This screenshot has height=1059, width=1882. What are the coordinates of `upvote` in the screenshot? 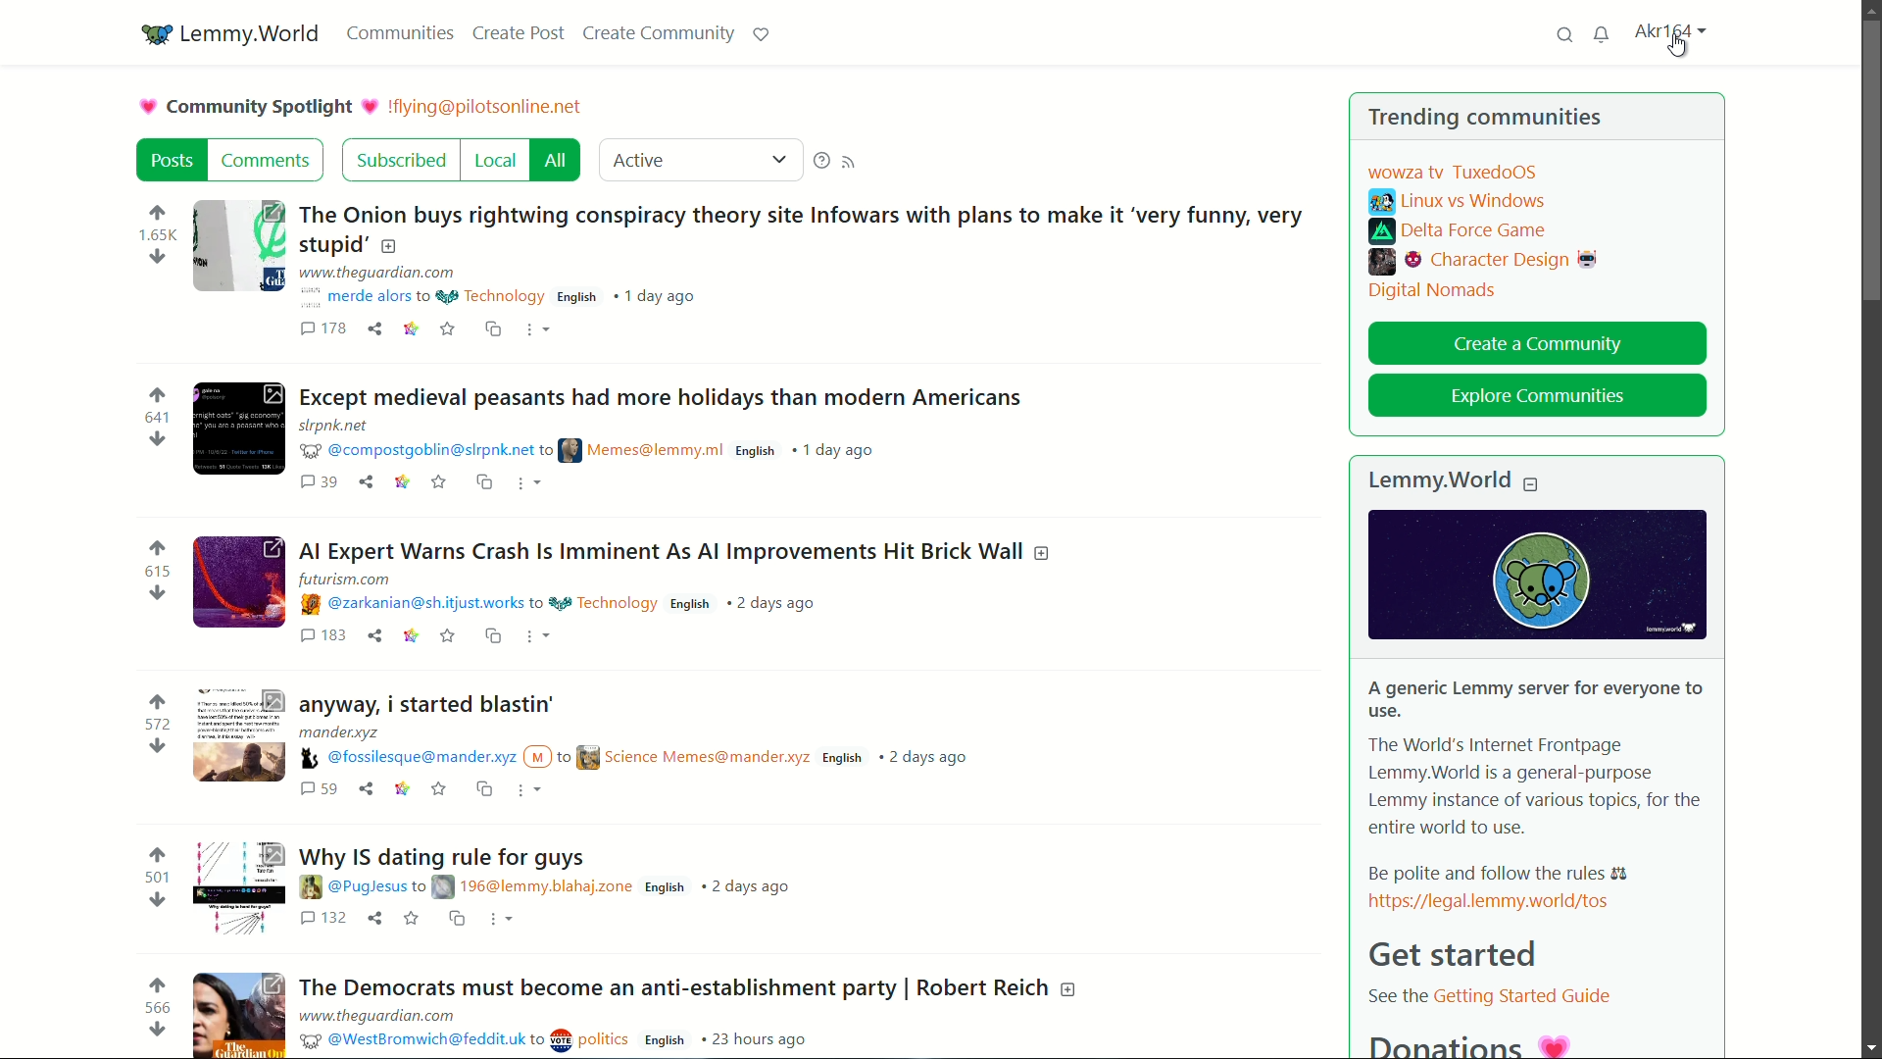 It's located at (161, 548).